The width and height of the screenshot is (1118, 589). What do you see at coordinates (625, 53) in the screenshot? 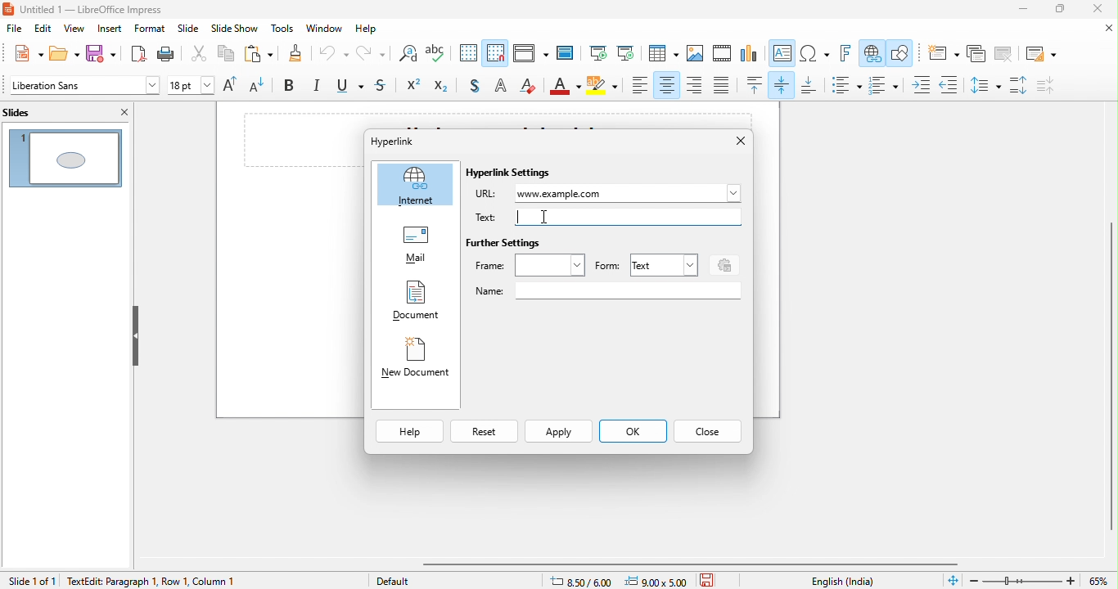
I see `start from current slide` at bounding box center [625, 53].